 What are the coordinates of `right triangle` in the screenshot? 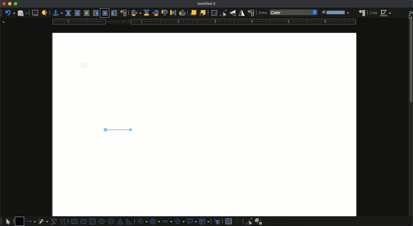 It's located at (129, 221).